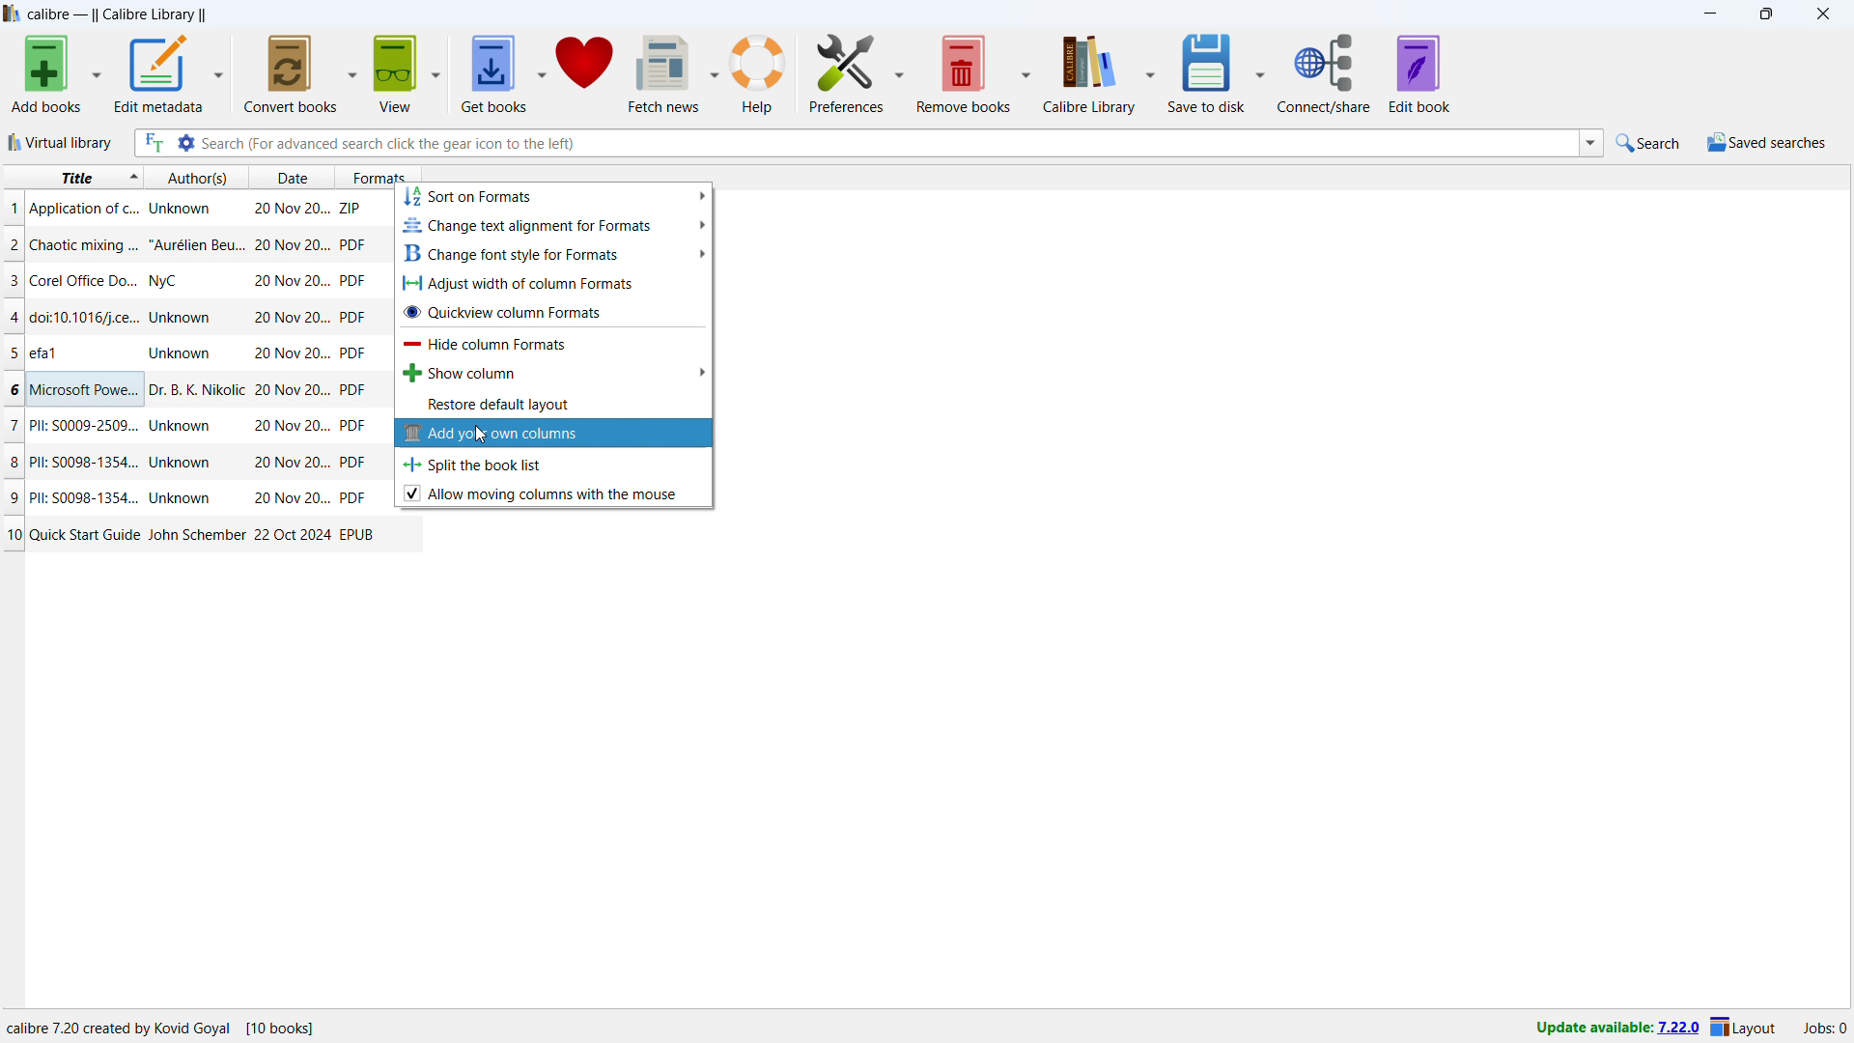 This screenshot has height=1043, width=1854. Describe the element at coordinates (351, 207) in the screenshot. I see `ZIP` at that location.